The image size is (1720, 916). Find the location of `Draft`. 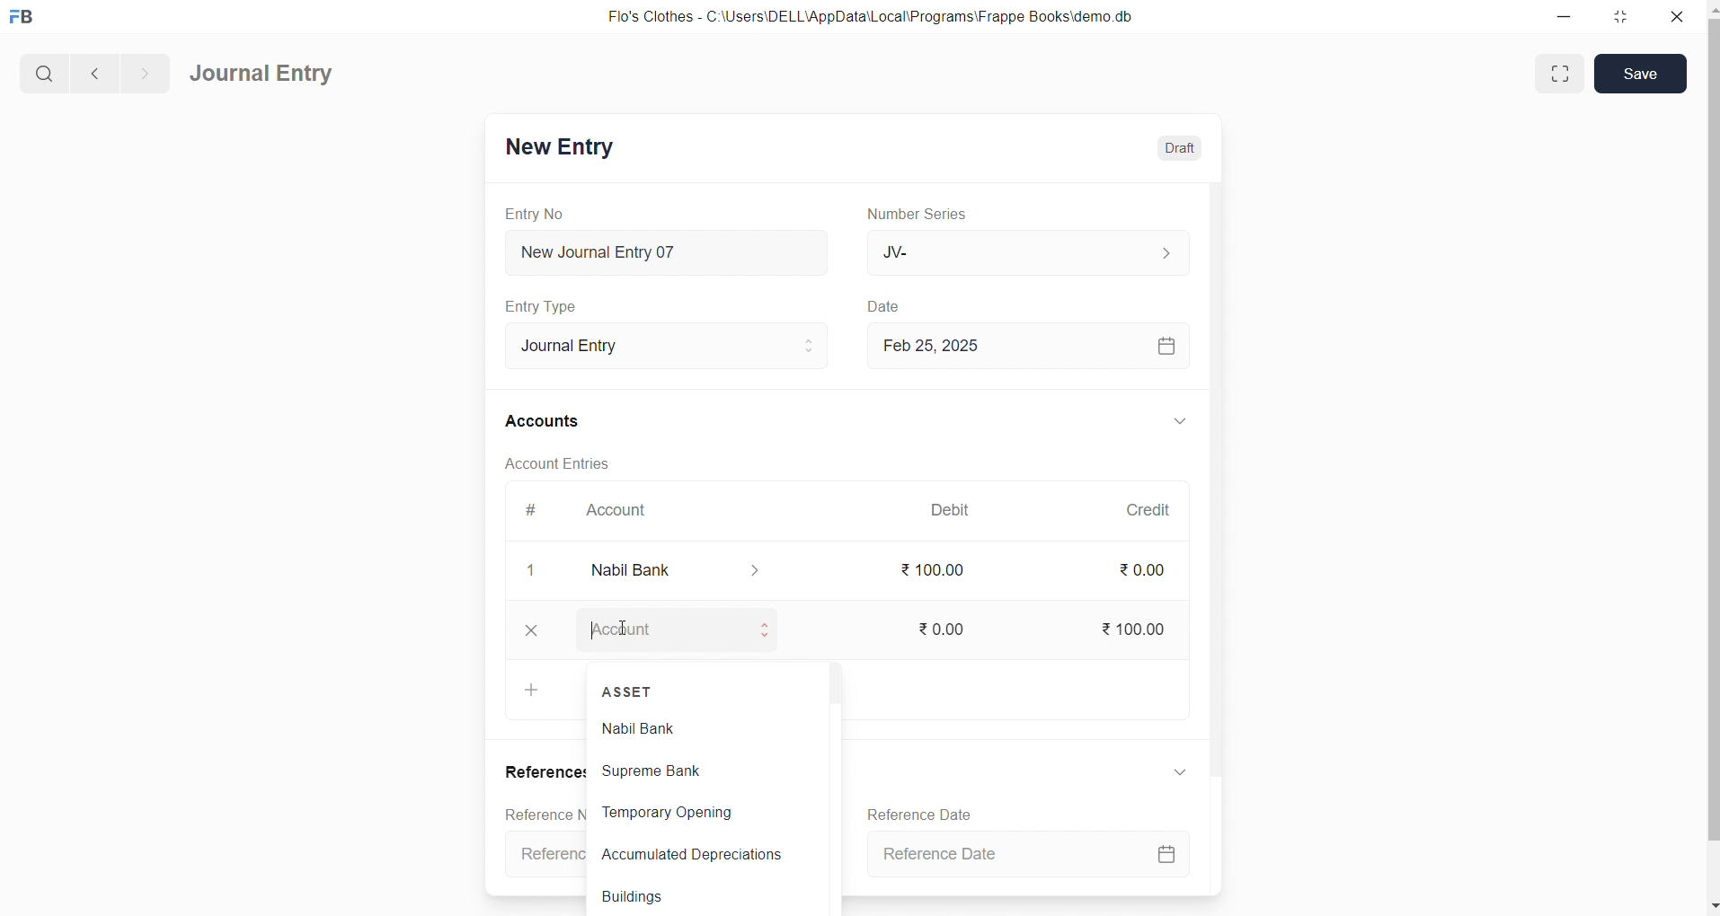

Draft is located at coordinates (1179, 145).